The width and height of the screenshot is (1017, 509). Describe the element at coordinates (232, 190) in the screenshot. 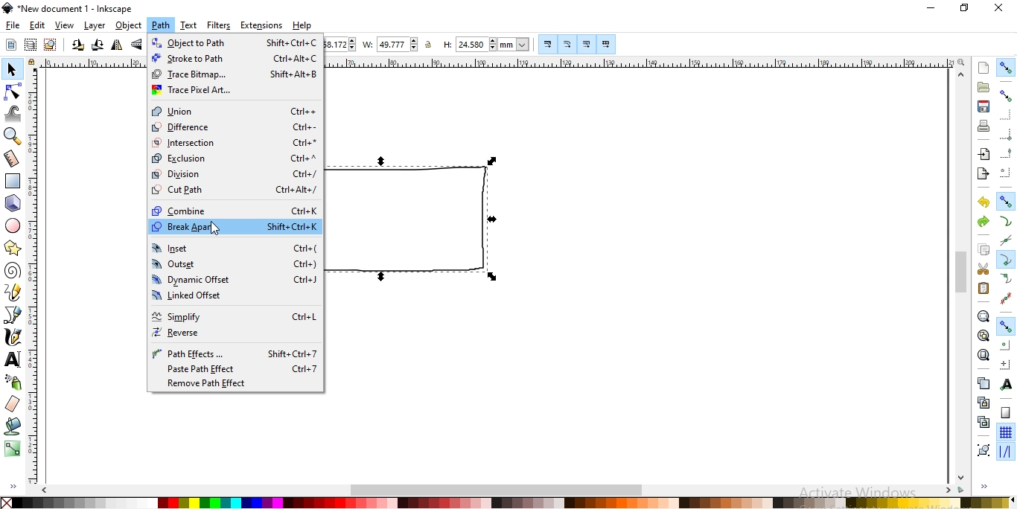

I see `cut path` at that location.